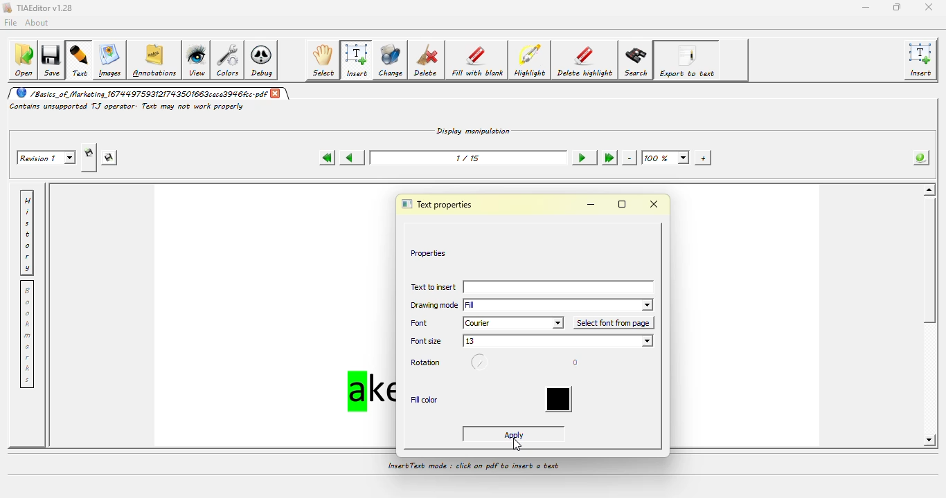 The width and height of the screenshot is (946, 498). Describe the element at coordinates (474, 129) in the screenshot. I see `Display manipulation` at that location.